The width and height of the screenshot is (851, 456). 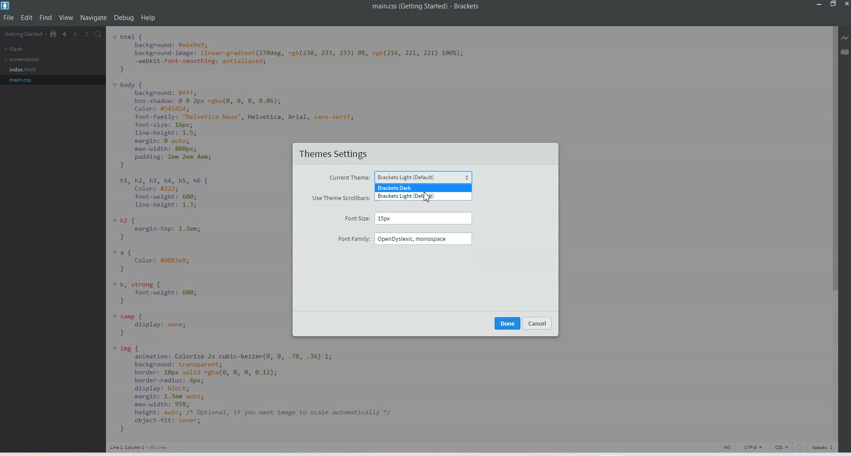 What do you see at coordinates (405, 239) in the screenshot?
I see `Font Family` at bounding box center [405, 239].